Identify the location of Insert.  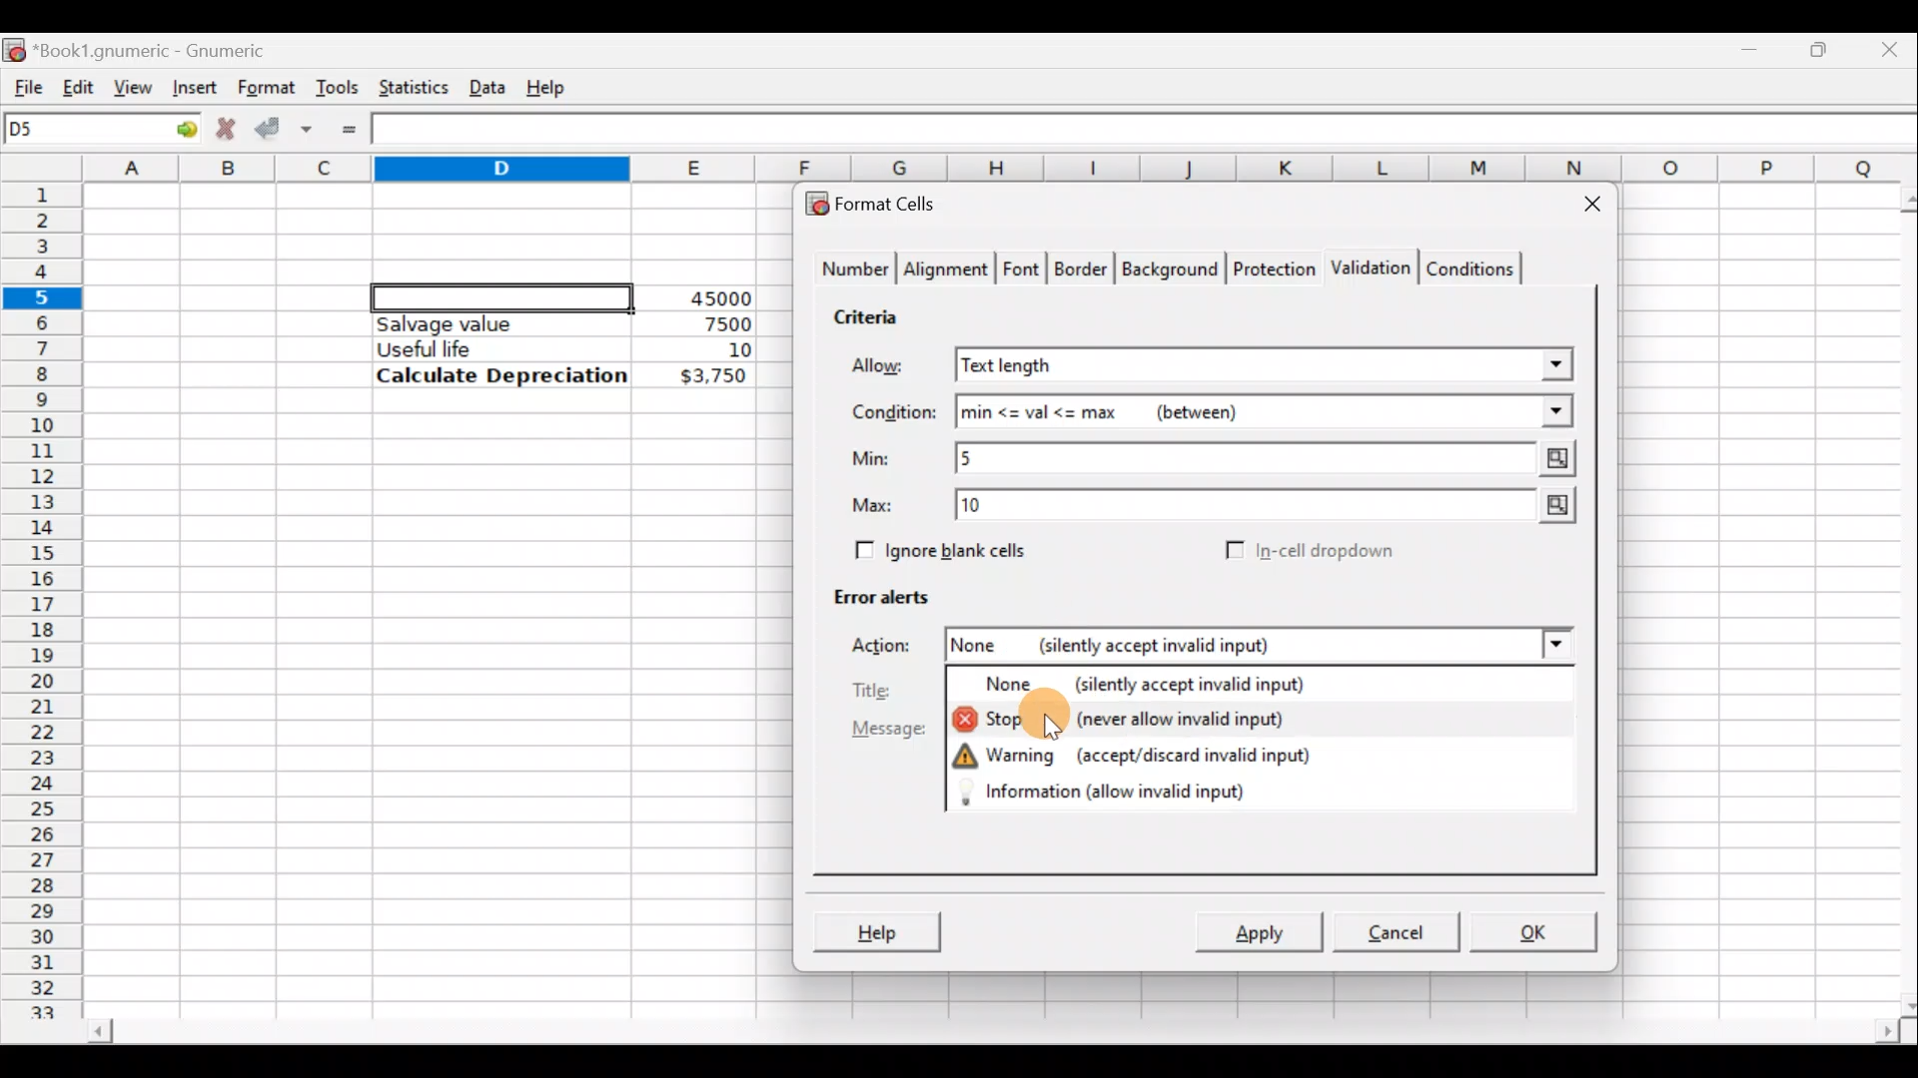
(192, 87).